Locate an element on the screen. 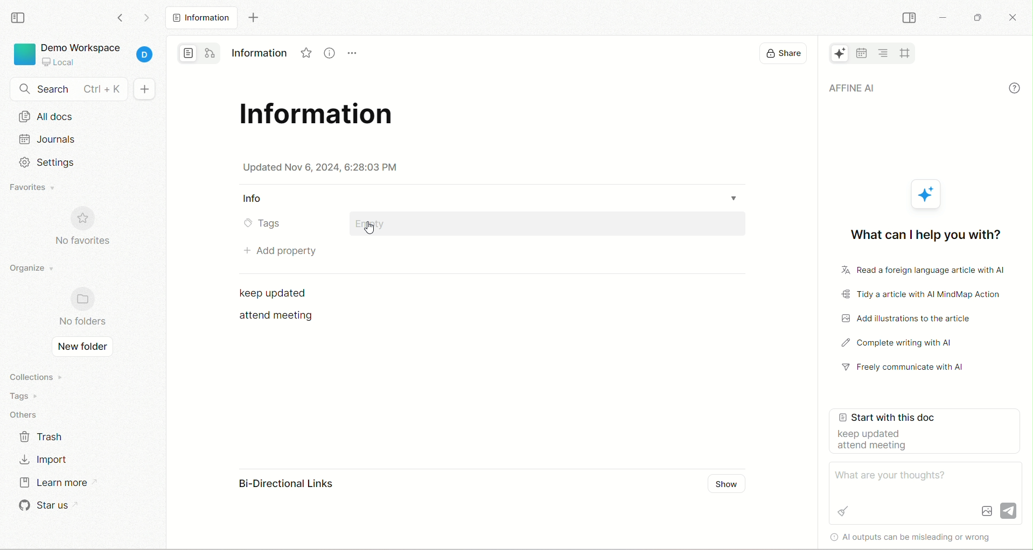  Information is located at coordinates (257, 53).